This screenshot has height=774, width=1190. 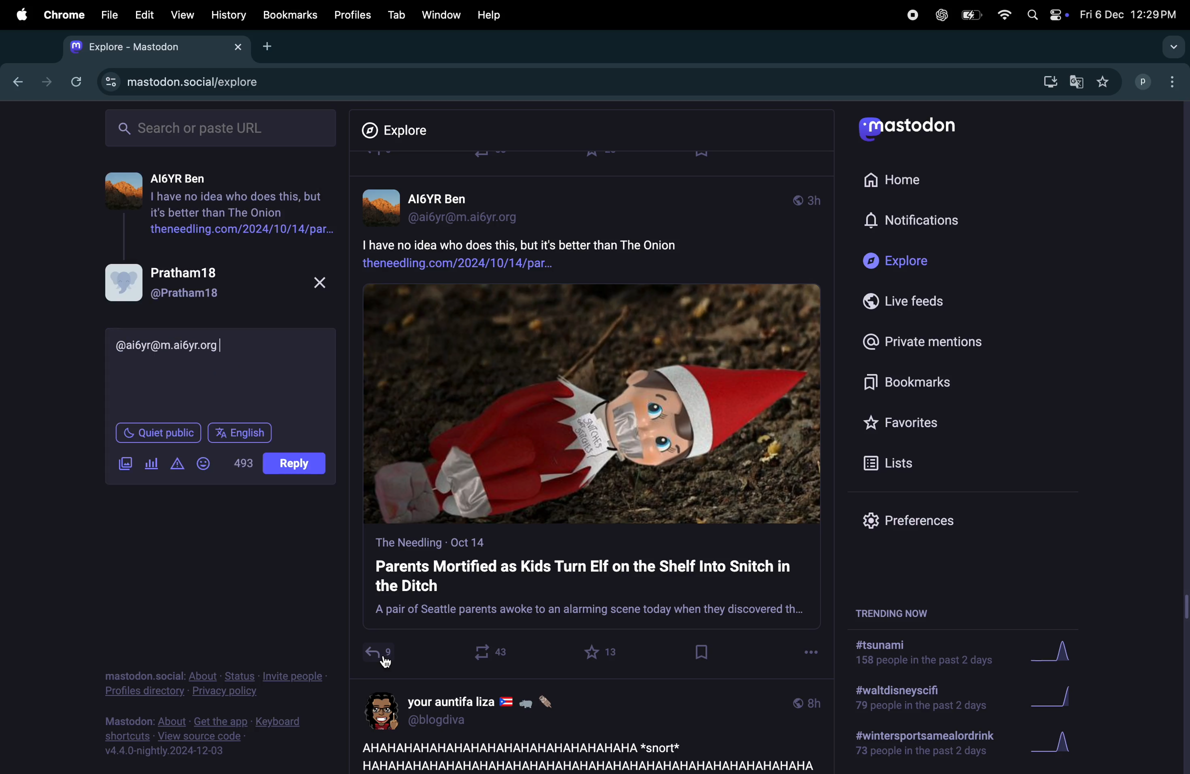 I want to click on file, so click(x=109, y=14).